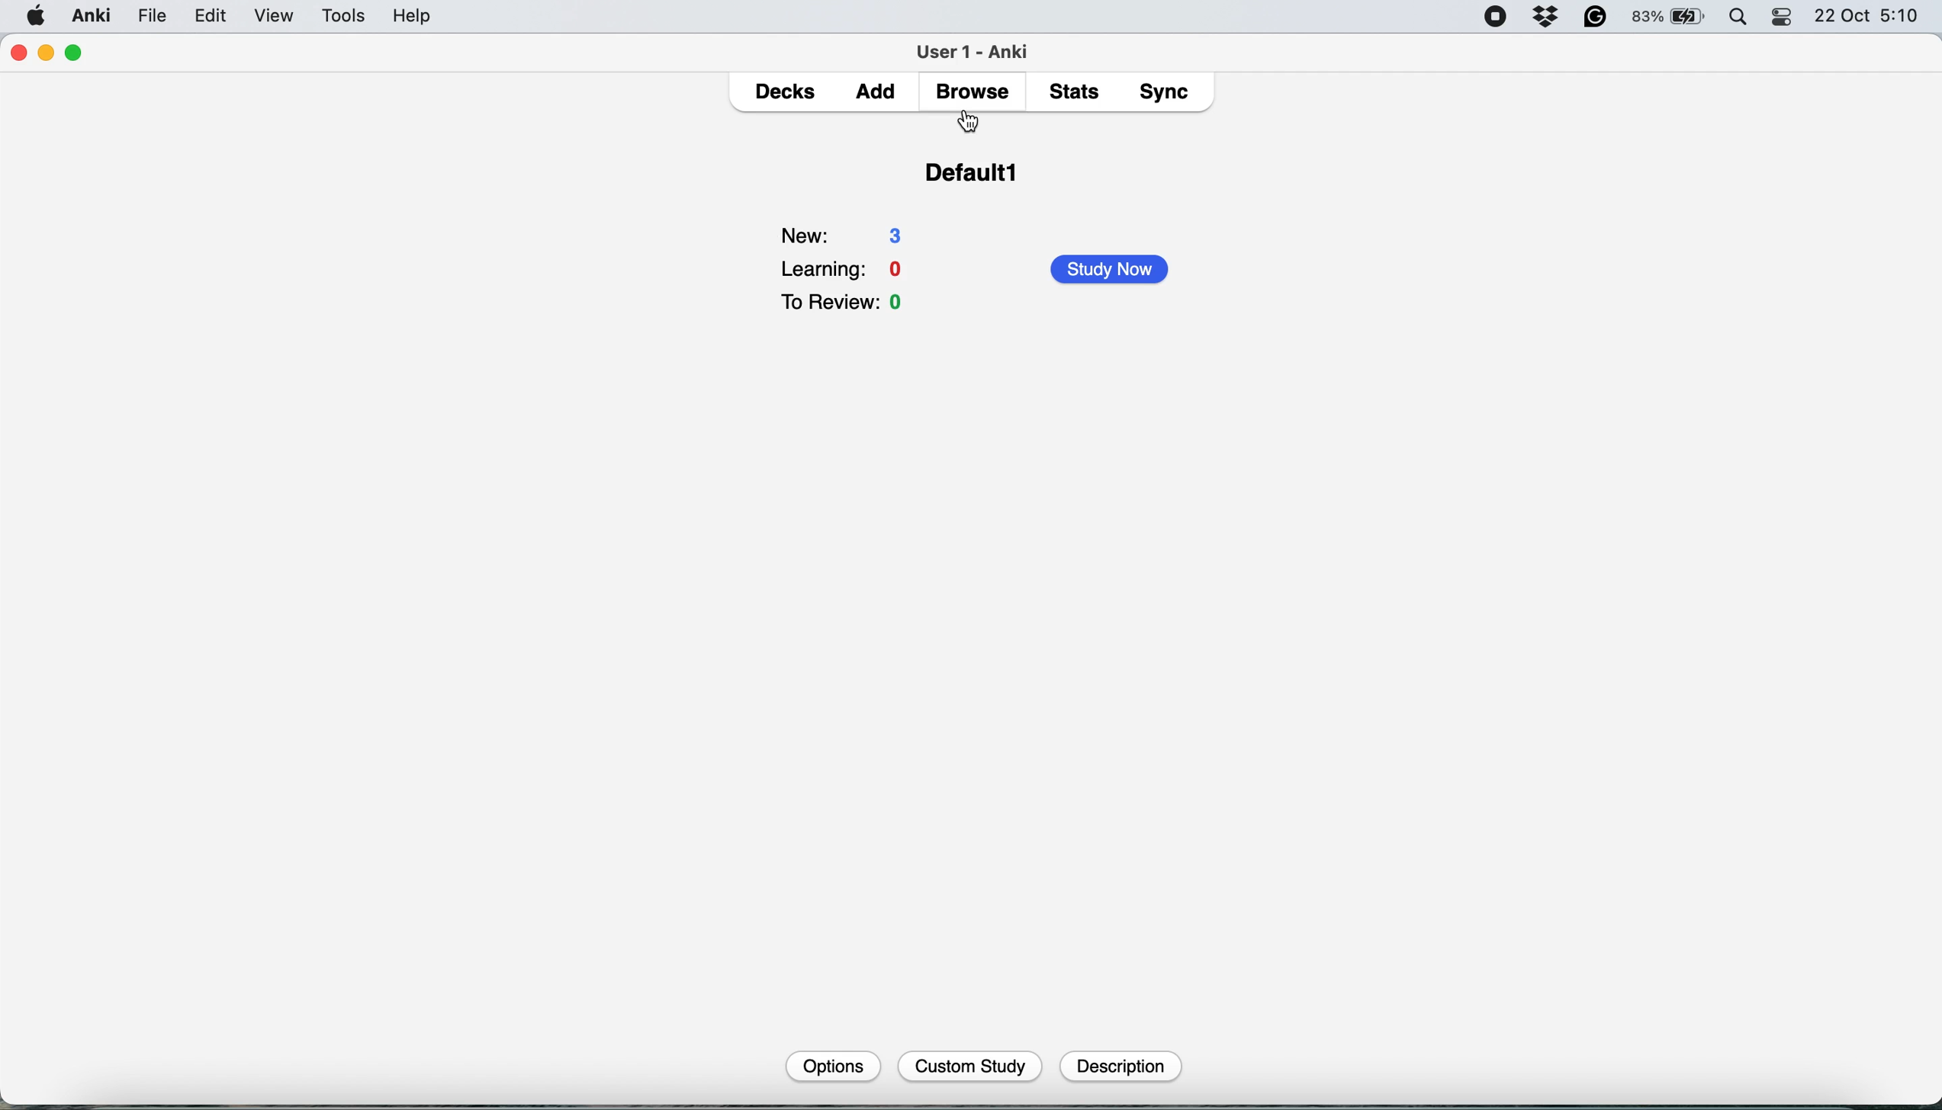 This screenshot has height=1110, width=1942. Describe the element at coordinates (976, 180) in the screenshot. I see `default1` at that location.